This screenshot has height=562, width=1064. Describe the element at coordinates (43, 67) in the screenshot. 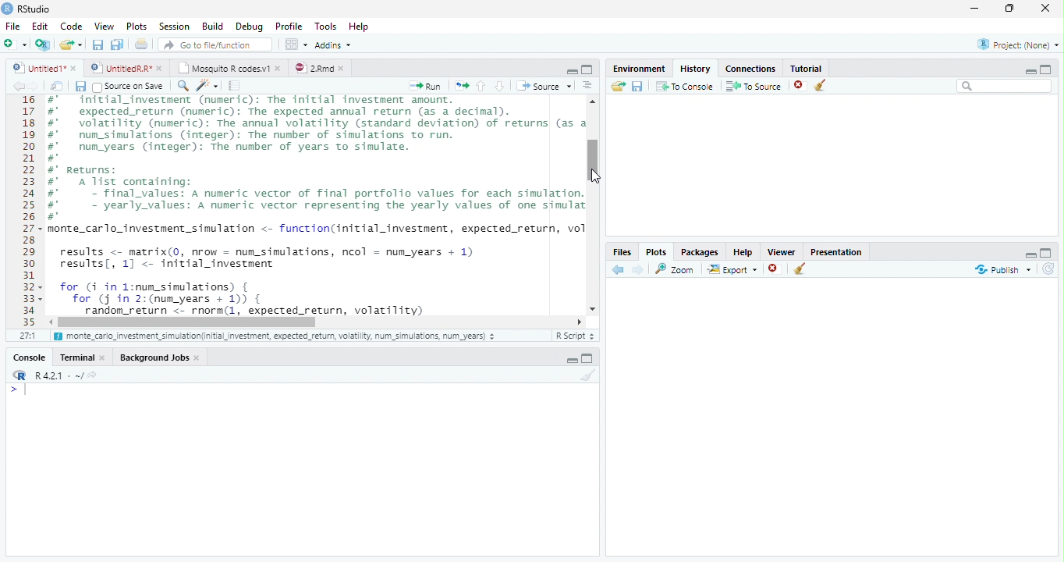

I see `Untited1*` at that location.